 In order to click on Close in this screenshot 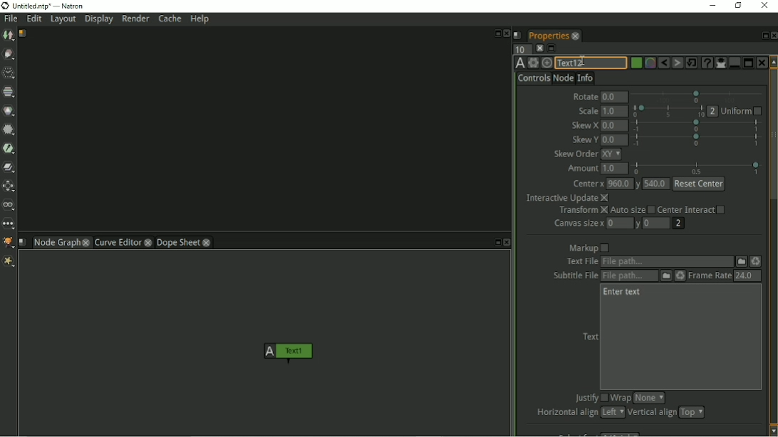, I will do `click(761, 63)`.